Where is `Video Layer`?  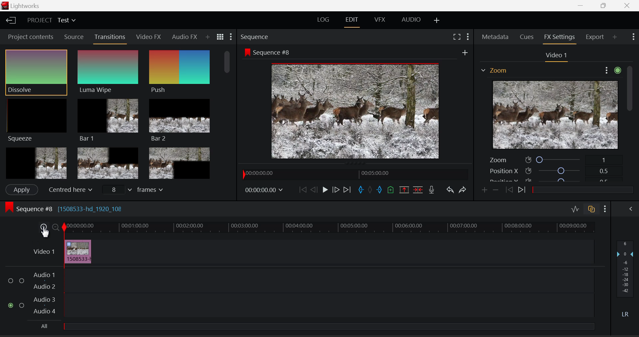
Video Layer is located at coordinates (44, 251).